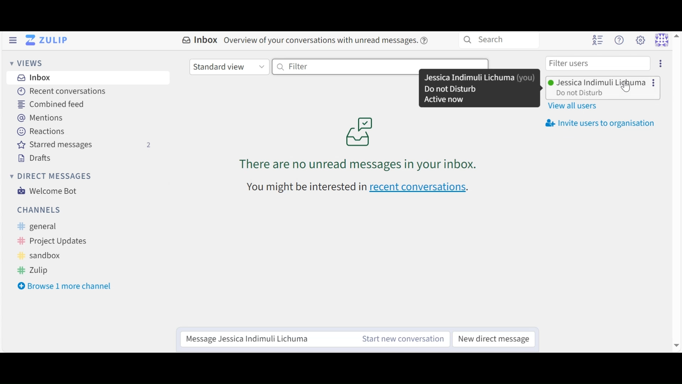 This screenshot has width=682, height=384. What do you see at coordinates (34, 159) in the screenshot?
I see `Drafts` at bounding box center [34, 159].